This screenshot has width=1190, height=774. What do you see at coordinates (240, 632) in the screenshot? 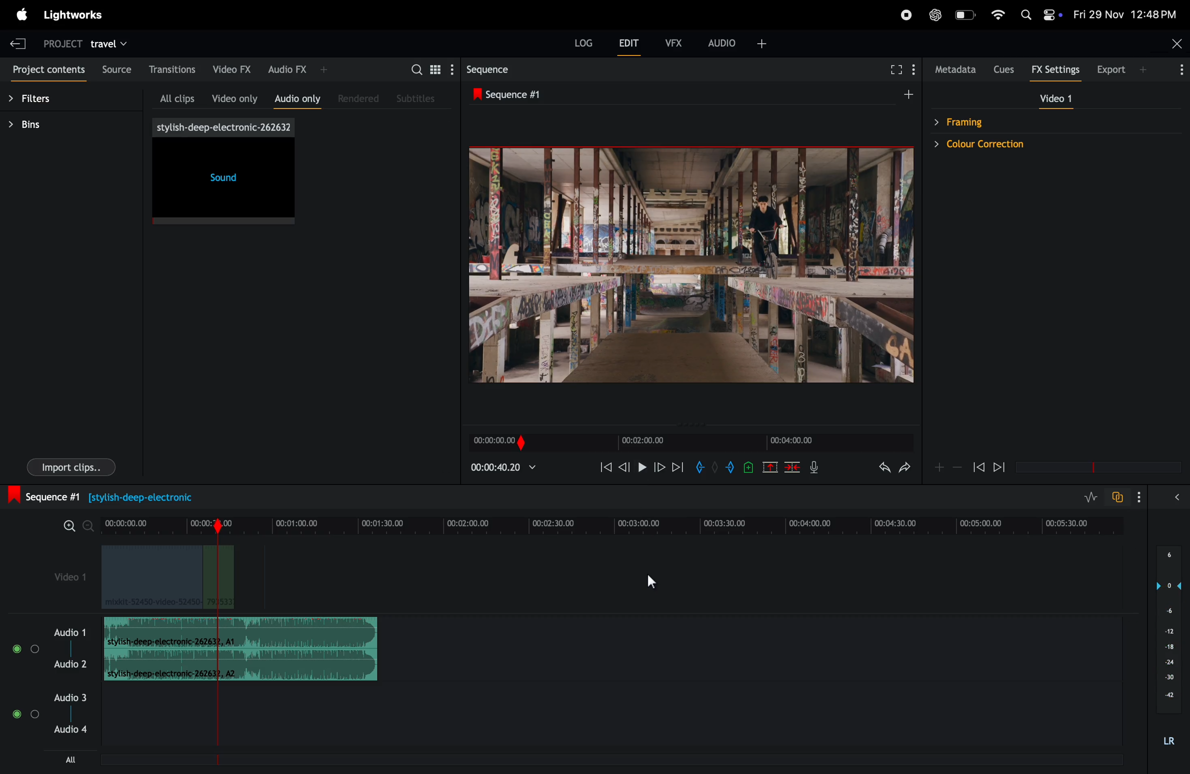
I see `audio. clip` at bounding box center [240, 632].